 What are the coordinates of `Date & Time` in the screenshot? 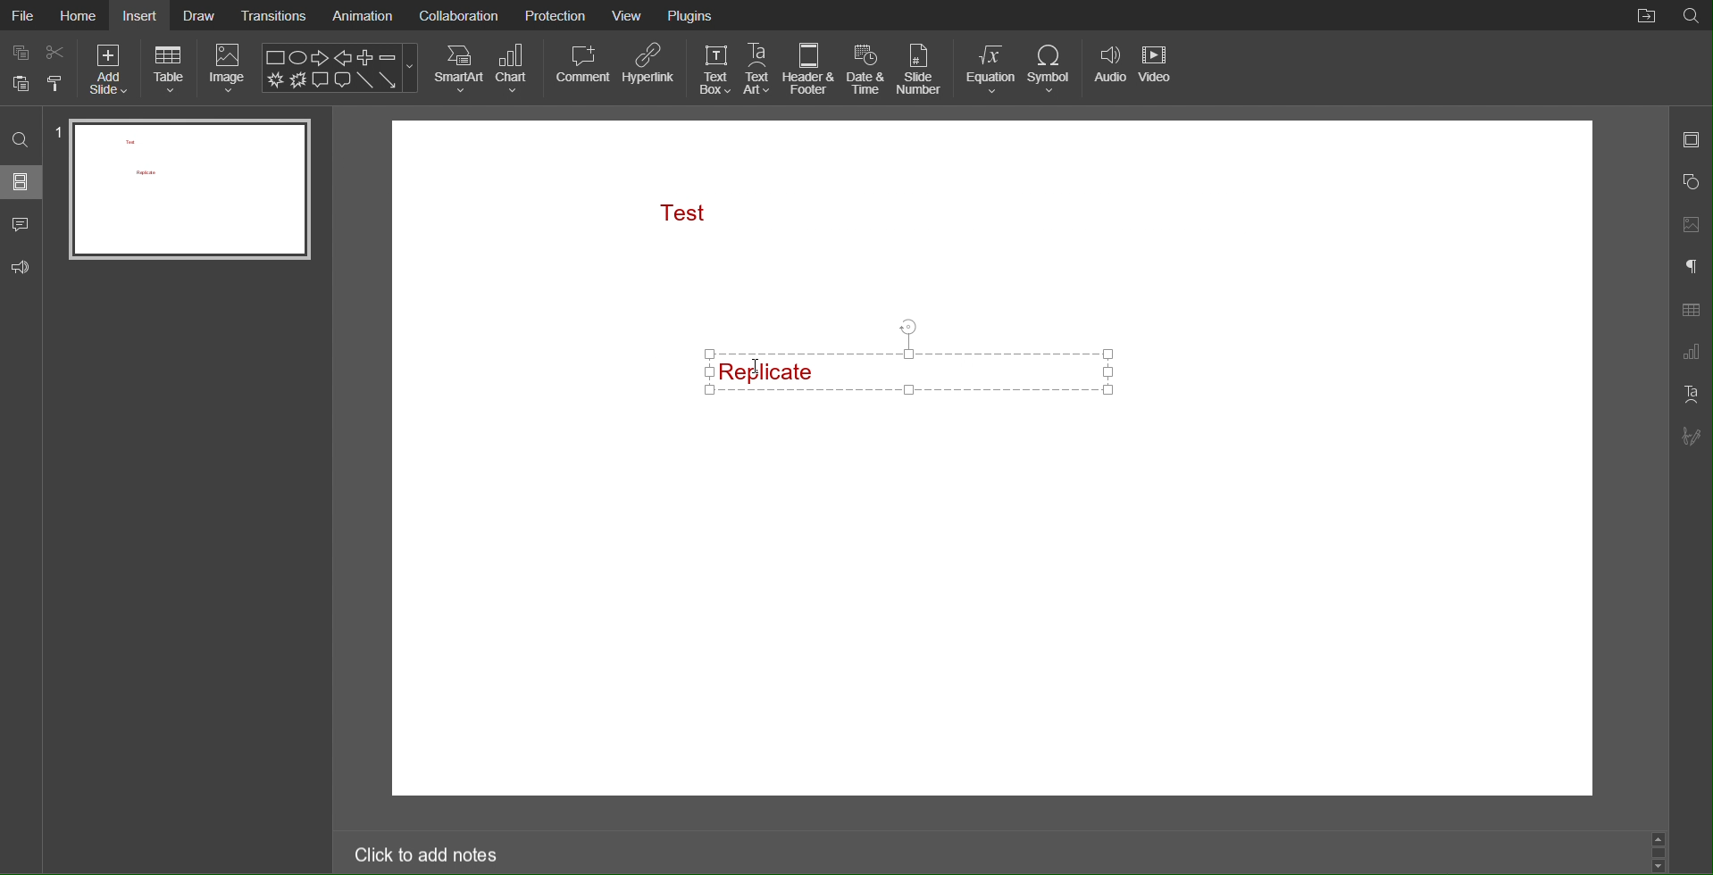 It's located at (866, 70).